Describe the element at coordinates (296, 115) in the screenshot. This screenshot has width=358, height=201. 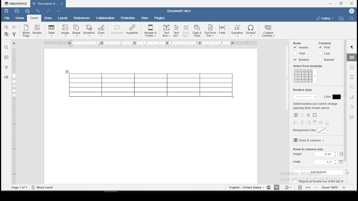
I see `all borders` at that location.